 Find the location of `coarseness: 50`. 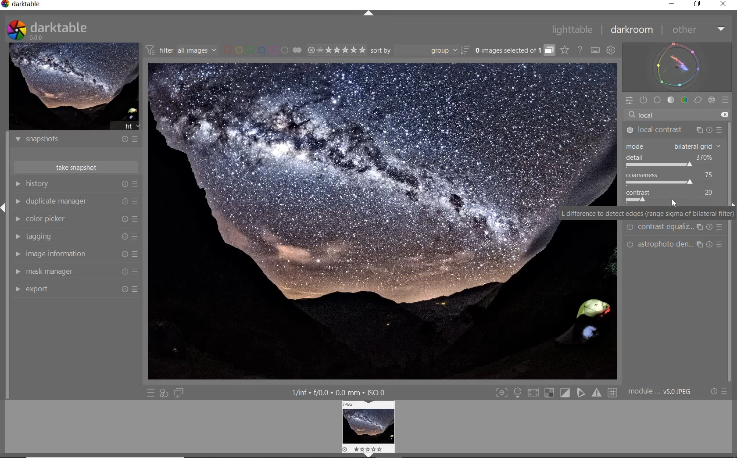

coarseness: 50 is located at coordinates (669, 175).